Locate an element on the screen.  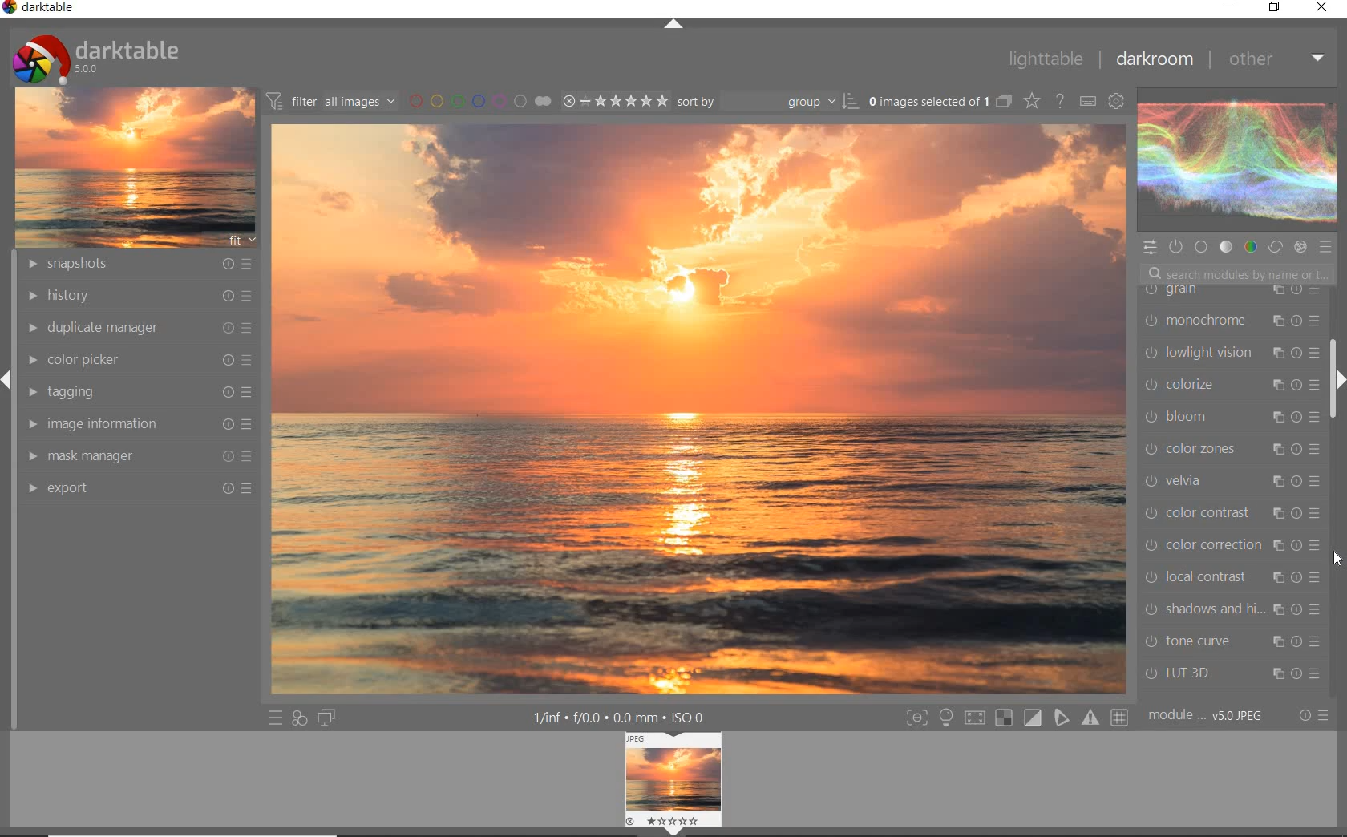
TONE  is located at coordinates (1226, 247).